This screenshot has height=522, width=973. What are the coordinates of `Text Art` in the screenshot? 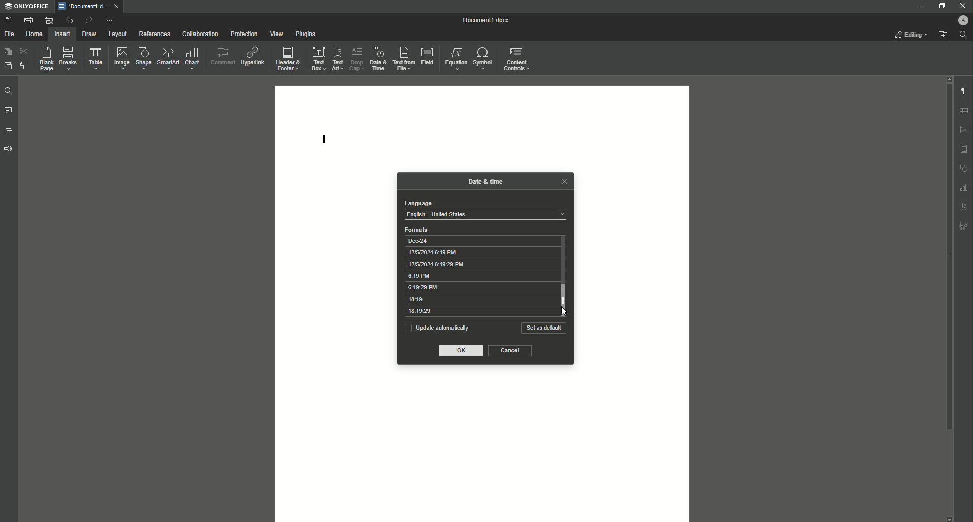 It's located at (338, 57).